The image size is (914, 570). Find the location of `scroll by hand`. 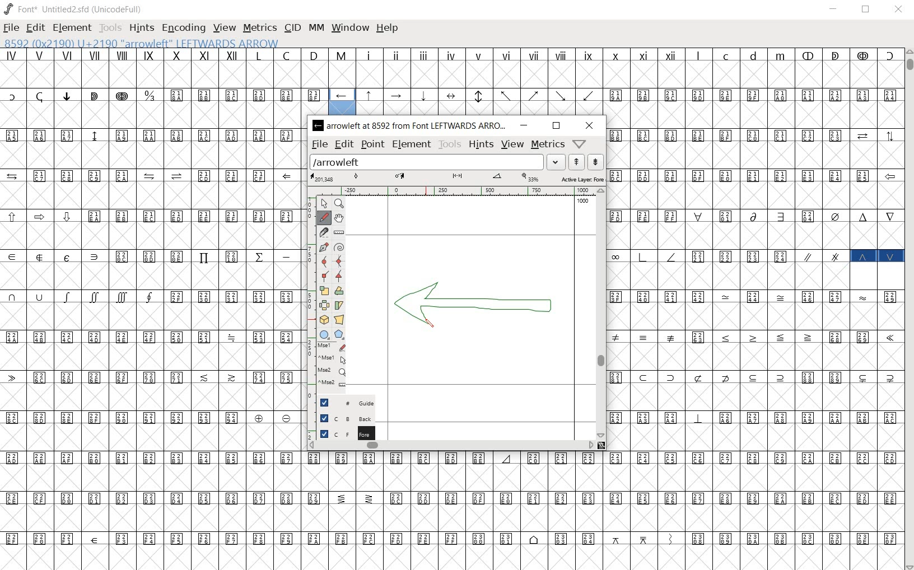

scroll by hand is located at coordinates (339, 219).